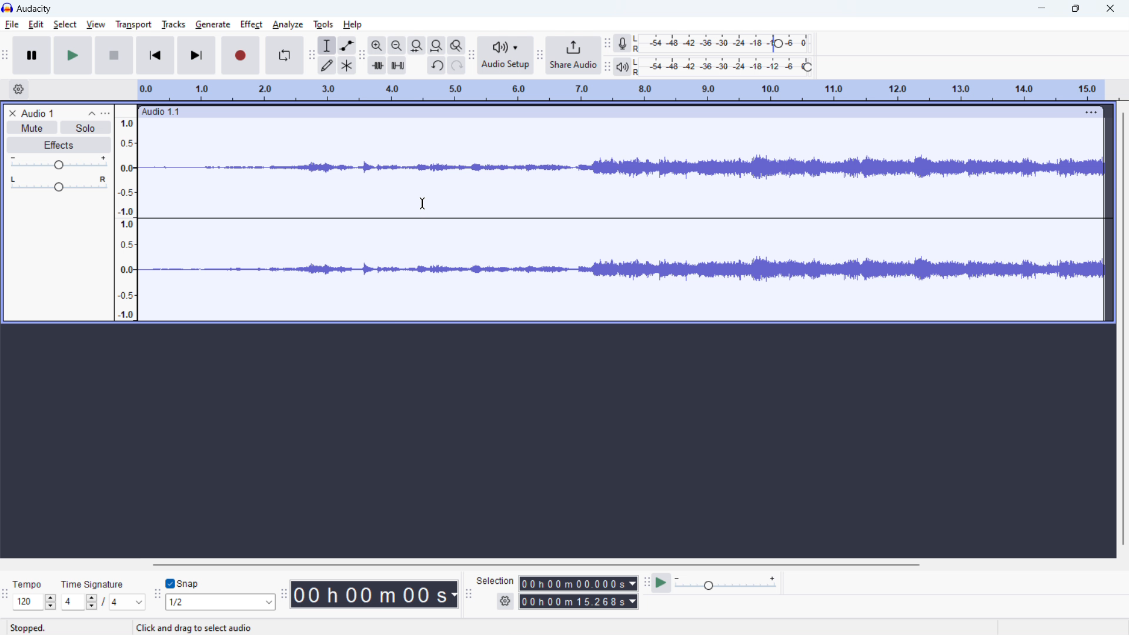 The height and width of the screenshot is (635, 1129). What do you see at coordinates (288, 25) in the screenshot?
I see `analyze` at bounding box center [288, 25].